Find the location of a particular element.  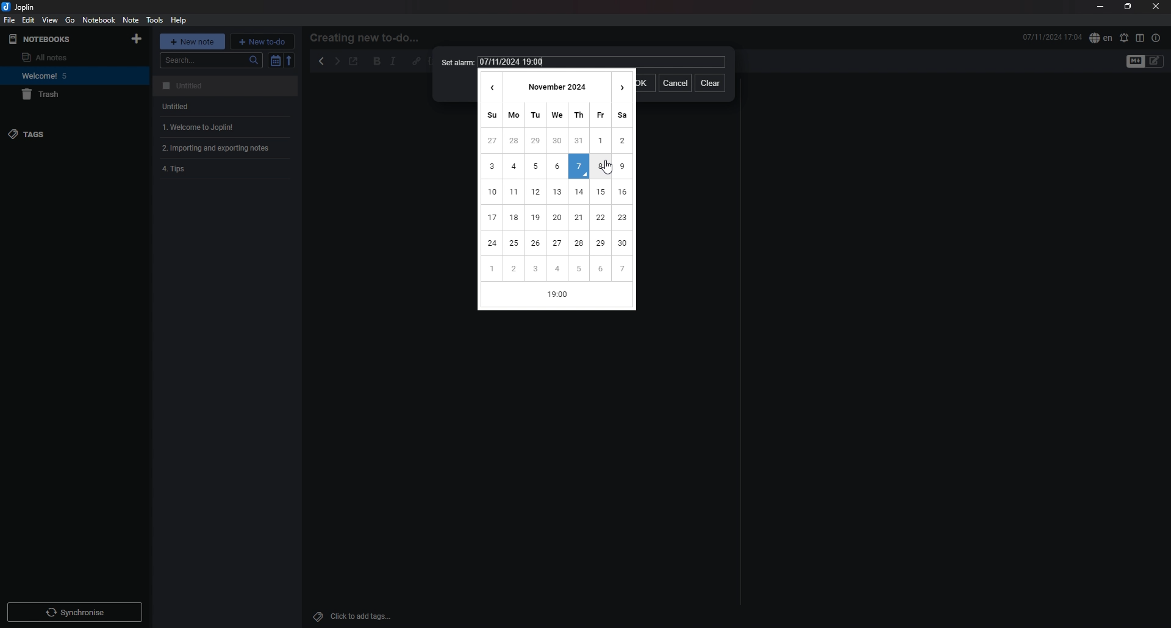

add notebook is located at coordinates (138, 38).